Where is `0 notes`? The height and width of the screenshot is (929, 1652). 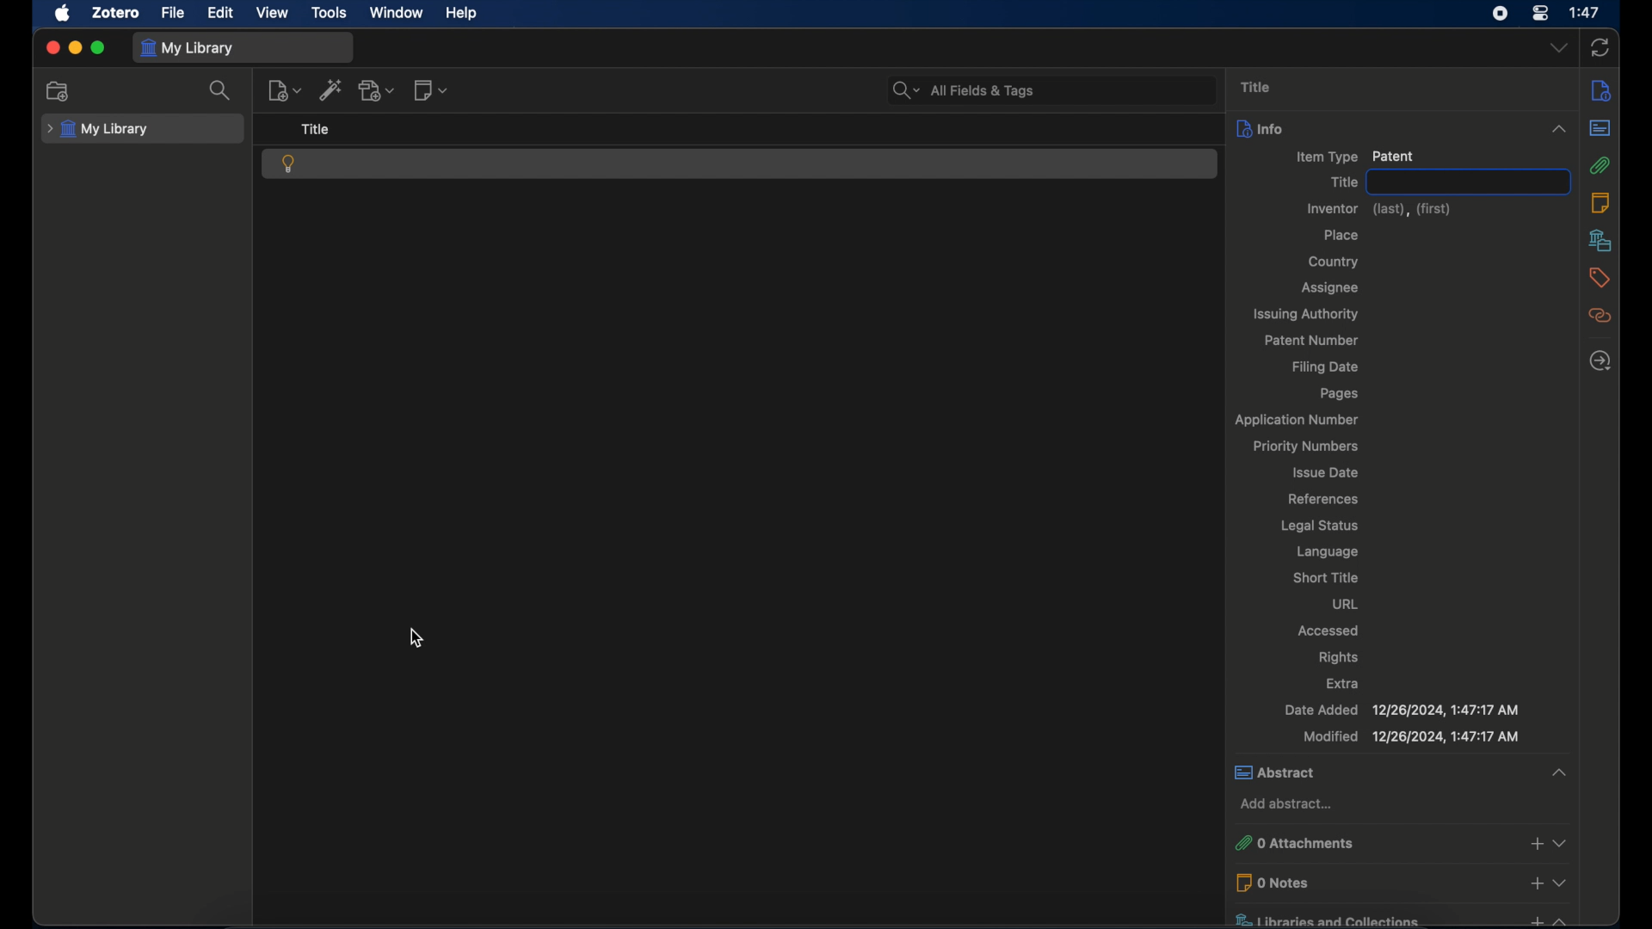
0 notes is located at coordinates (1347, 883).